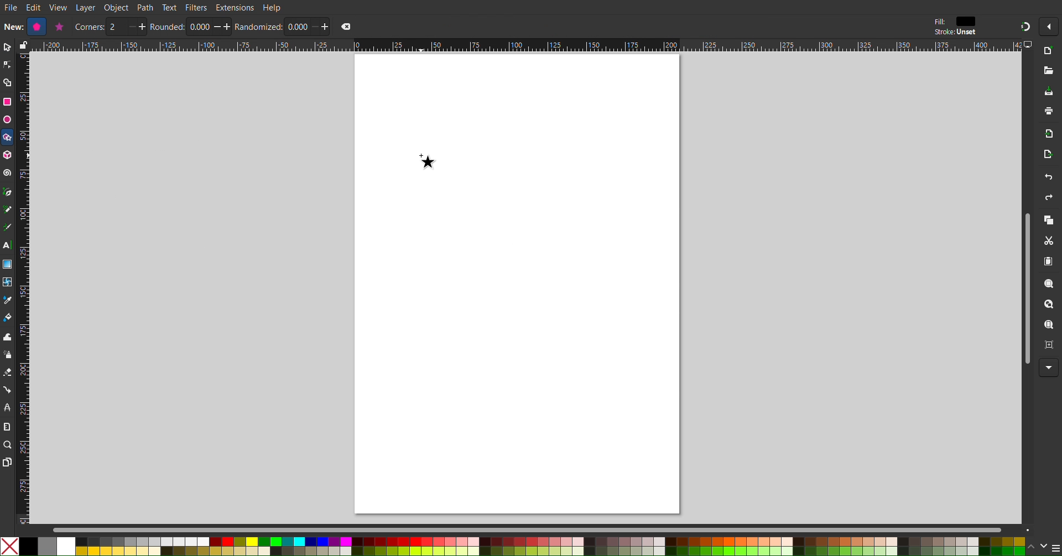 The width and height of the screenshot is (1062, 556). I want to click on Shape Builder Tool, so click(8, 83).